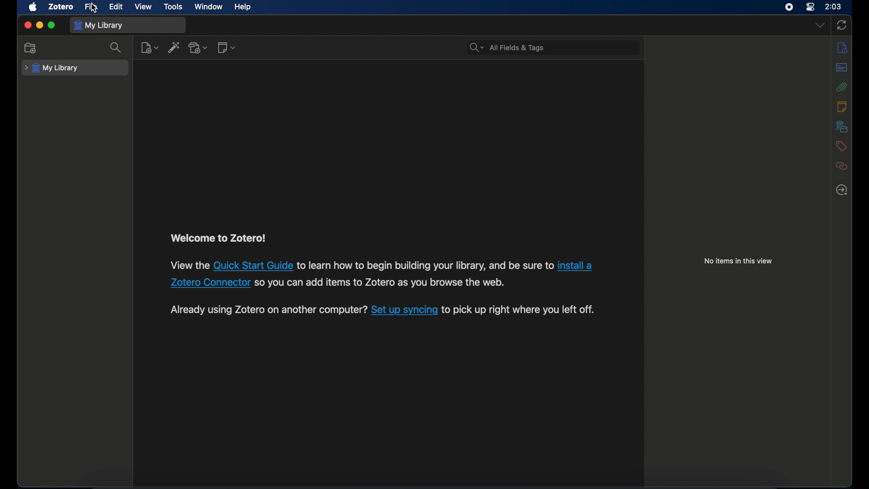 This screenshot has height=489, width=869. Describe the element at coordinates (382, 282) in the screenshot. I see `text` at that location.